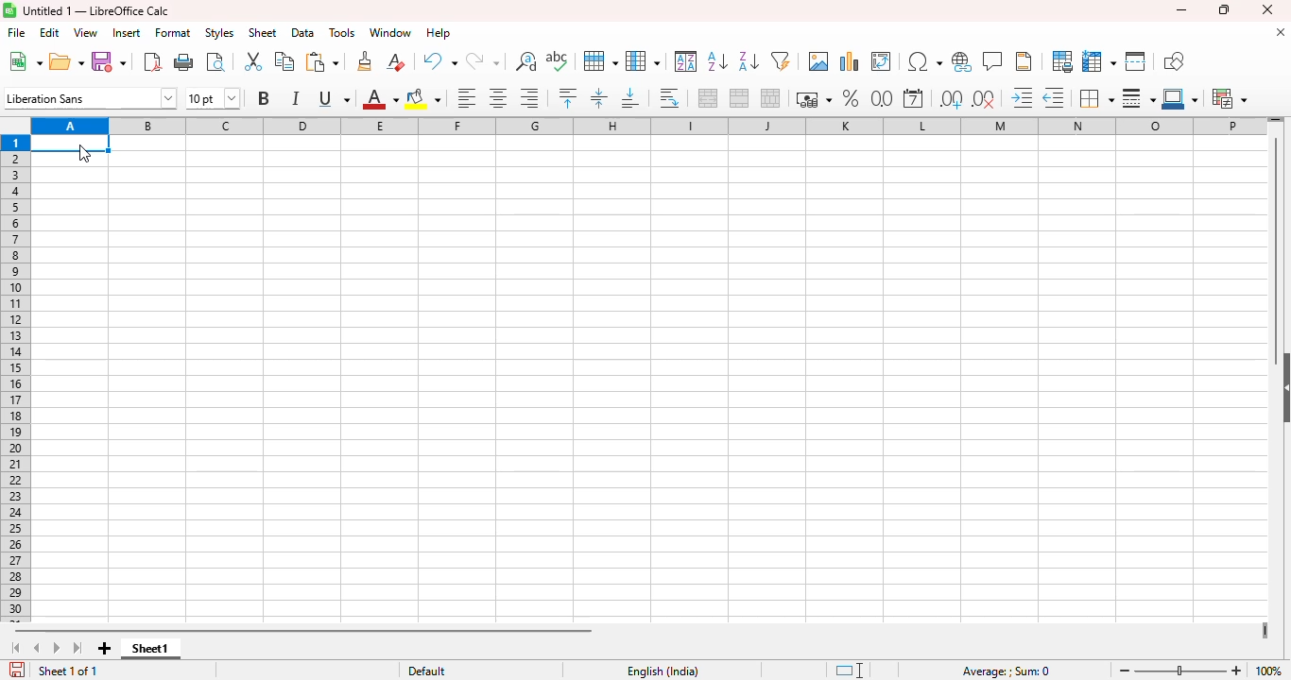 Image resolution: width=1291 pixels, height=680 pixels. Describe the element at coordinates (263, 32) in the screenshot. I see `sheet` at that location.